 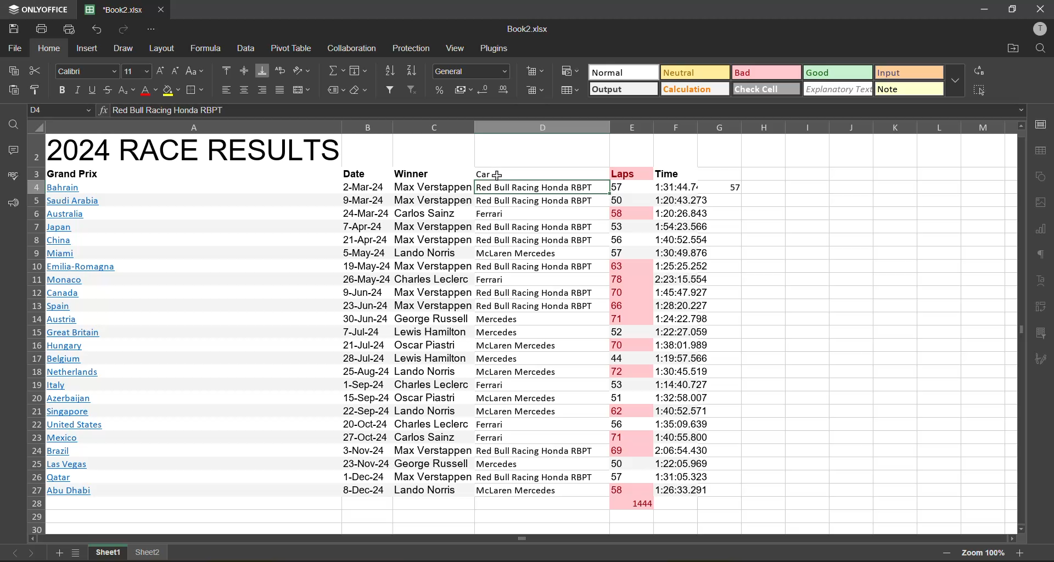 What do you see at coordinates (909, 72) in the screenshot?
I see `input` at bounding box center [909, 72].